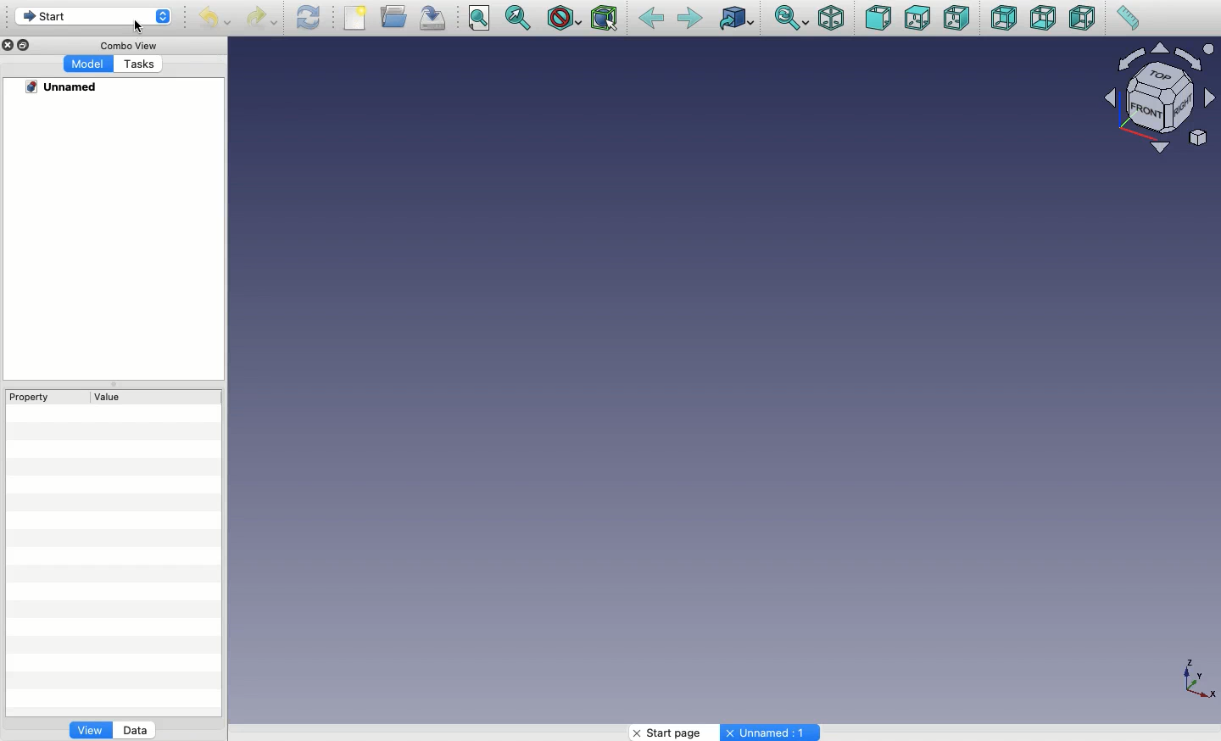 The width and height of the screenshot is (1221, 741). I want to click on Front, so click(878, 18).